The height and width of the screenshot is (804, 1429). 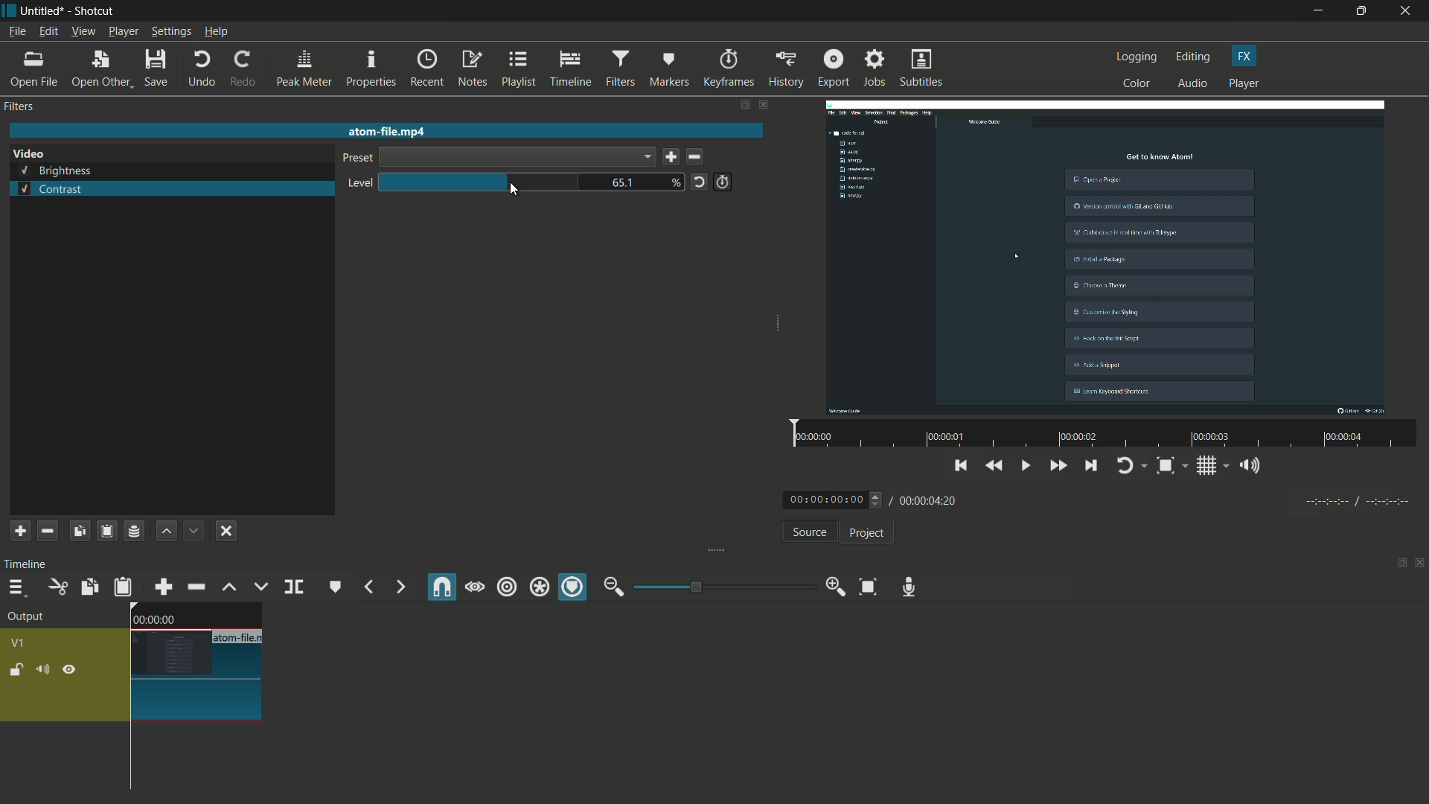 What do you see at coordinates (194, 662) in the screenshot?
I see `video on timeline` at bounding box center [194, 662].